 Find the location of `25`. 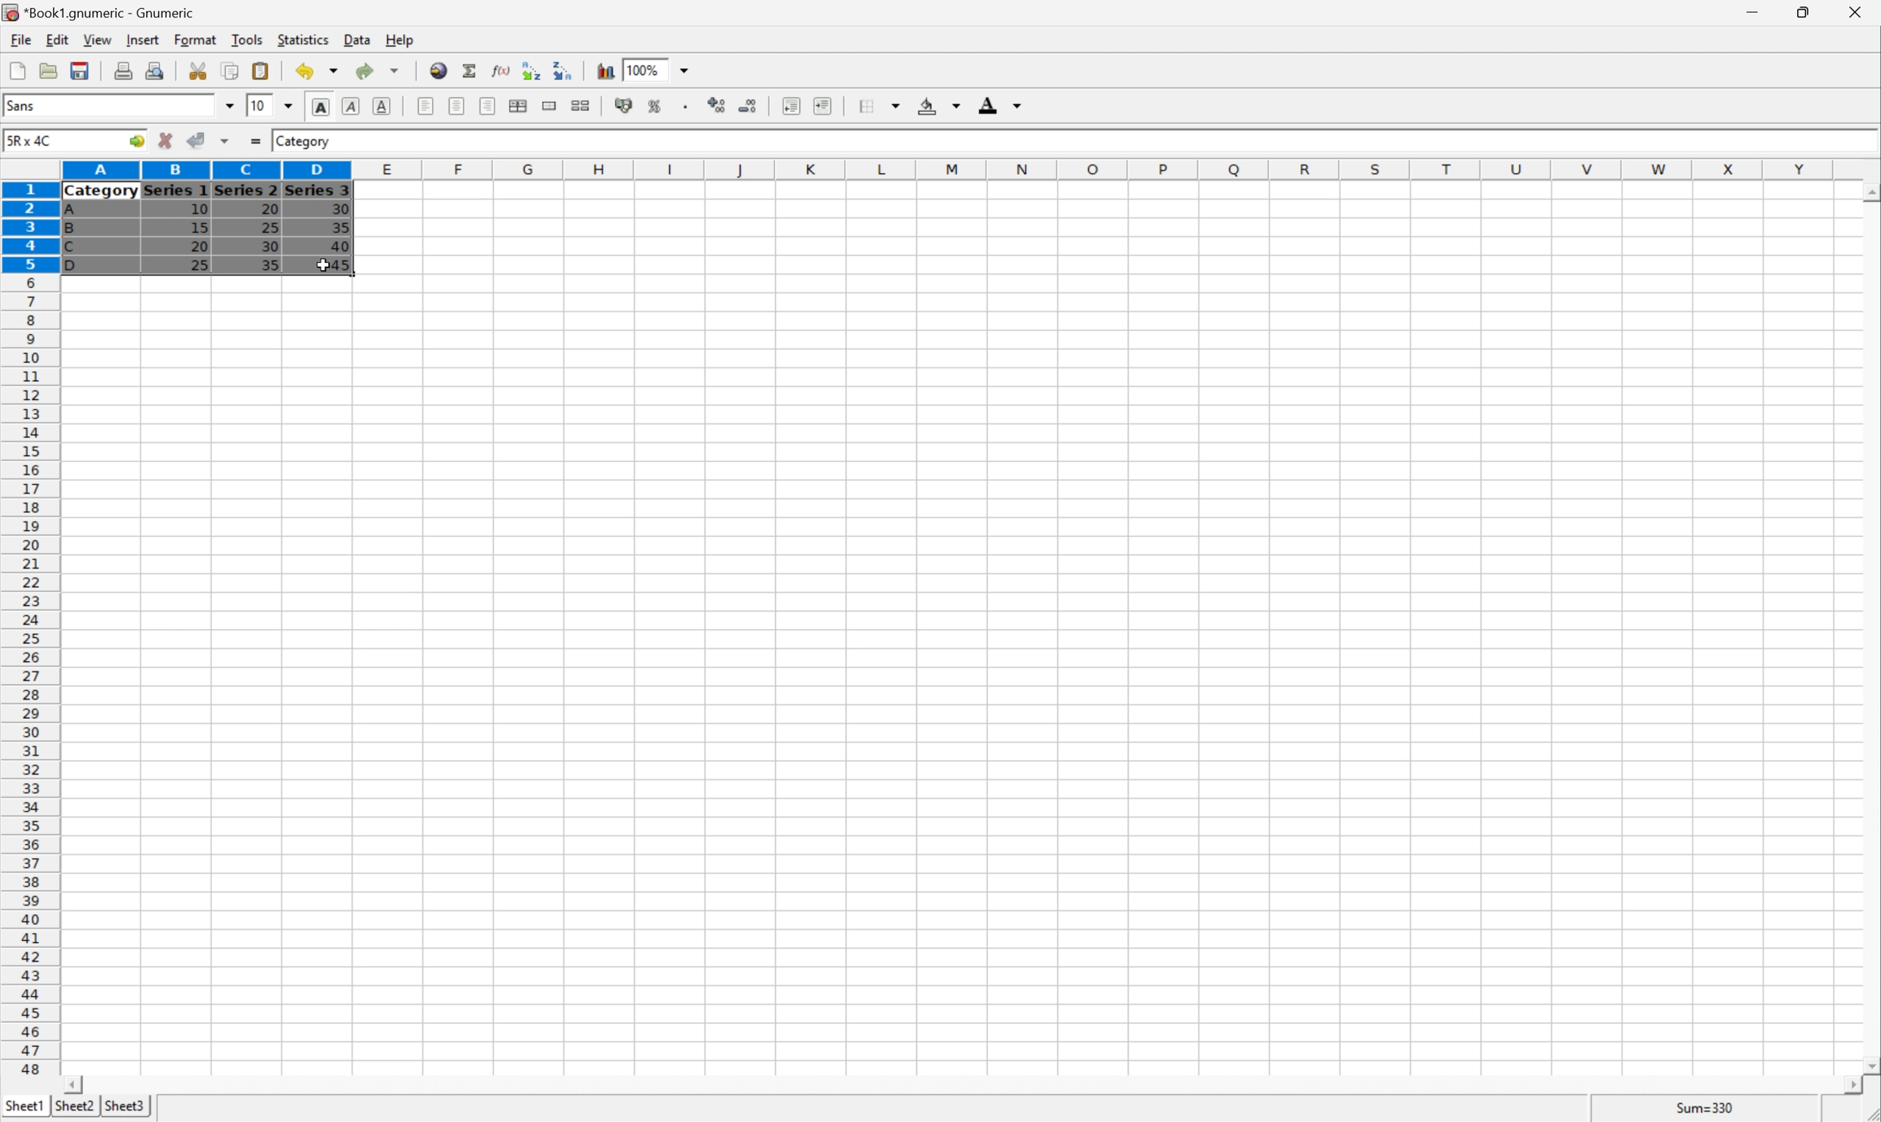

25 is located at coordinates (199, 266).